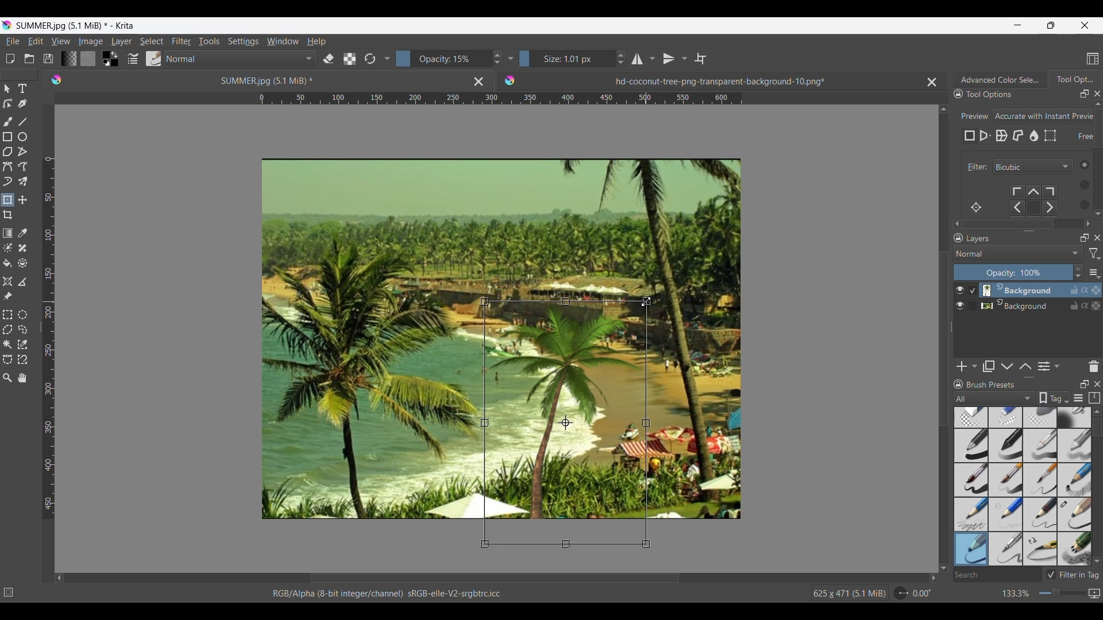 Image resolution: width=1103 pixels, height=620 pixels. Describe the element at coordinates (22, 359) in the screenshot. I see `Magnetic curve selection tool` at that location.